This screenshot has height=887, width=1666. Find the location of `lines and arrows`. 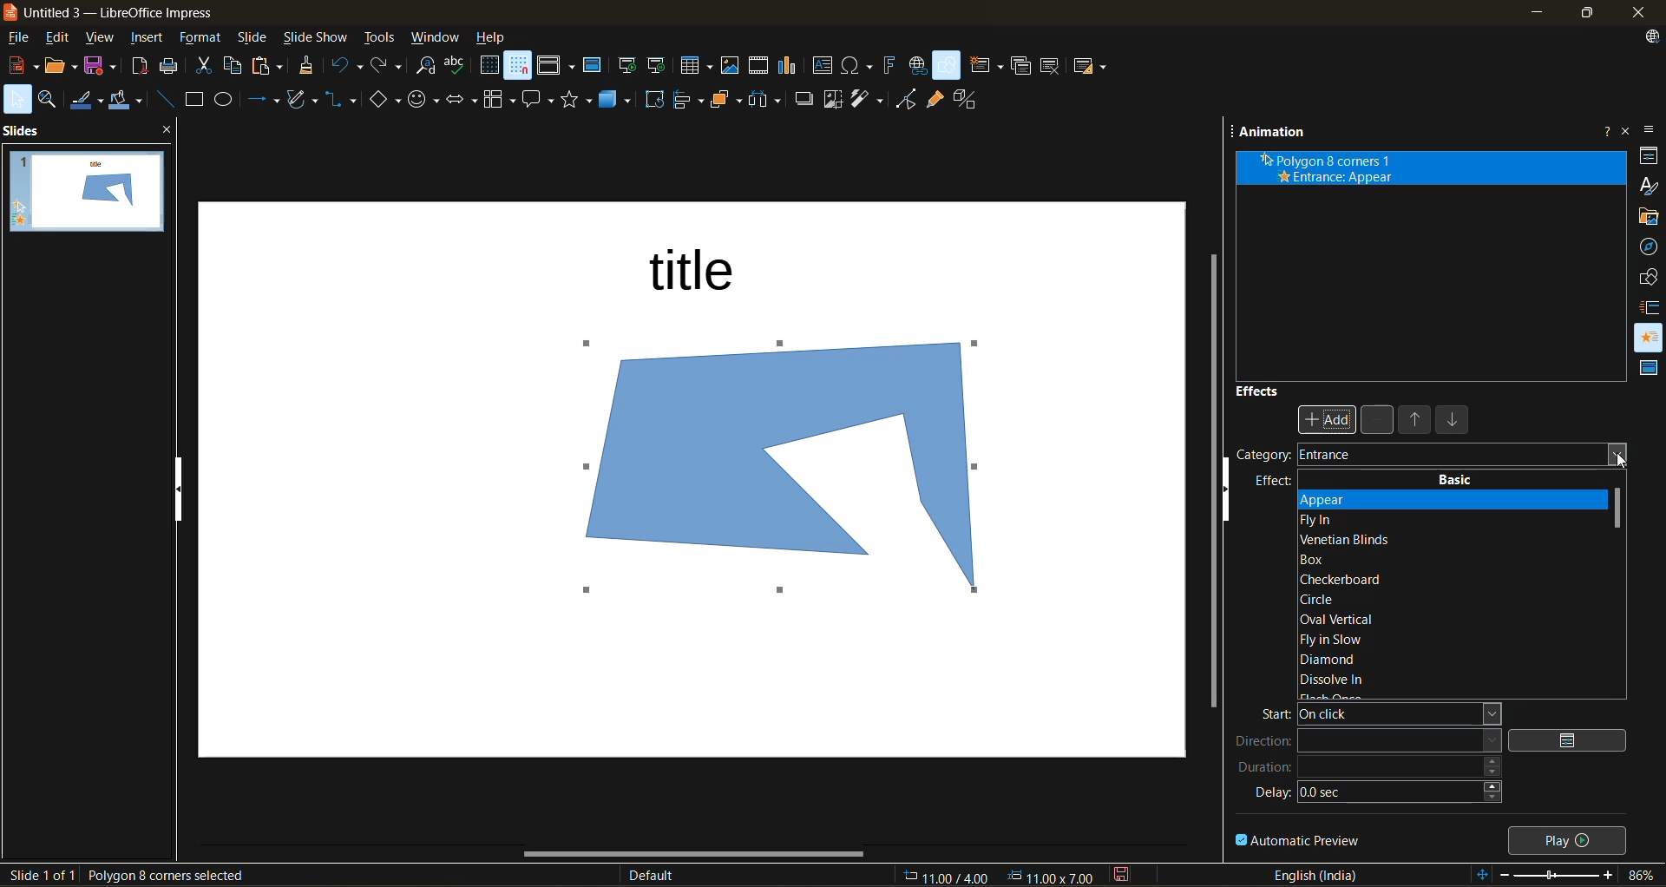

lines and arrows is located at coordinates (260, 100).